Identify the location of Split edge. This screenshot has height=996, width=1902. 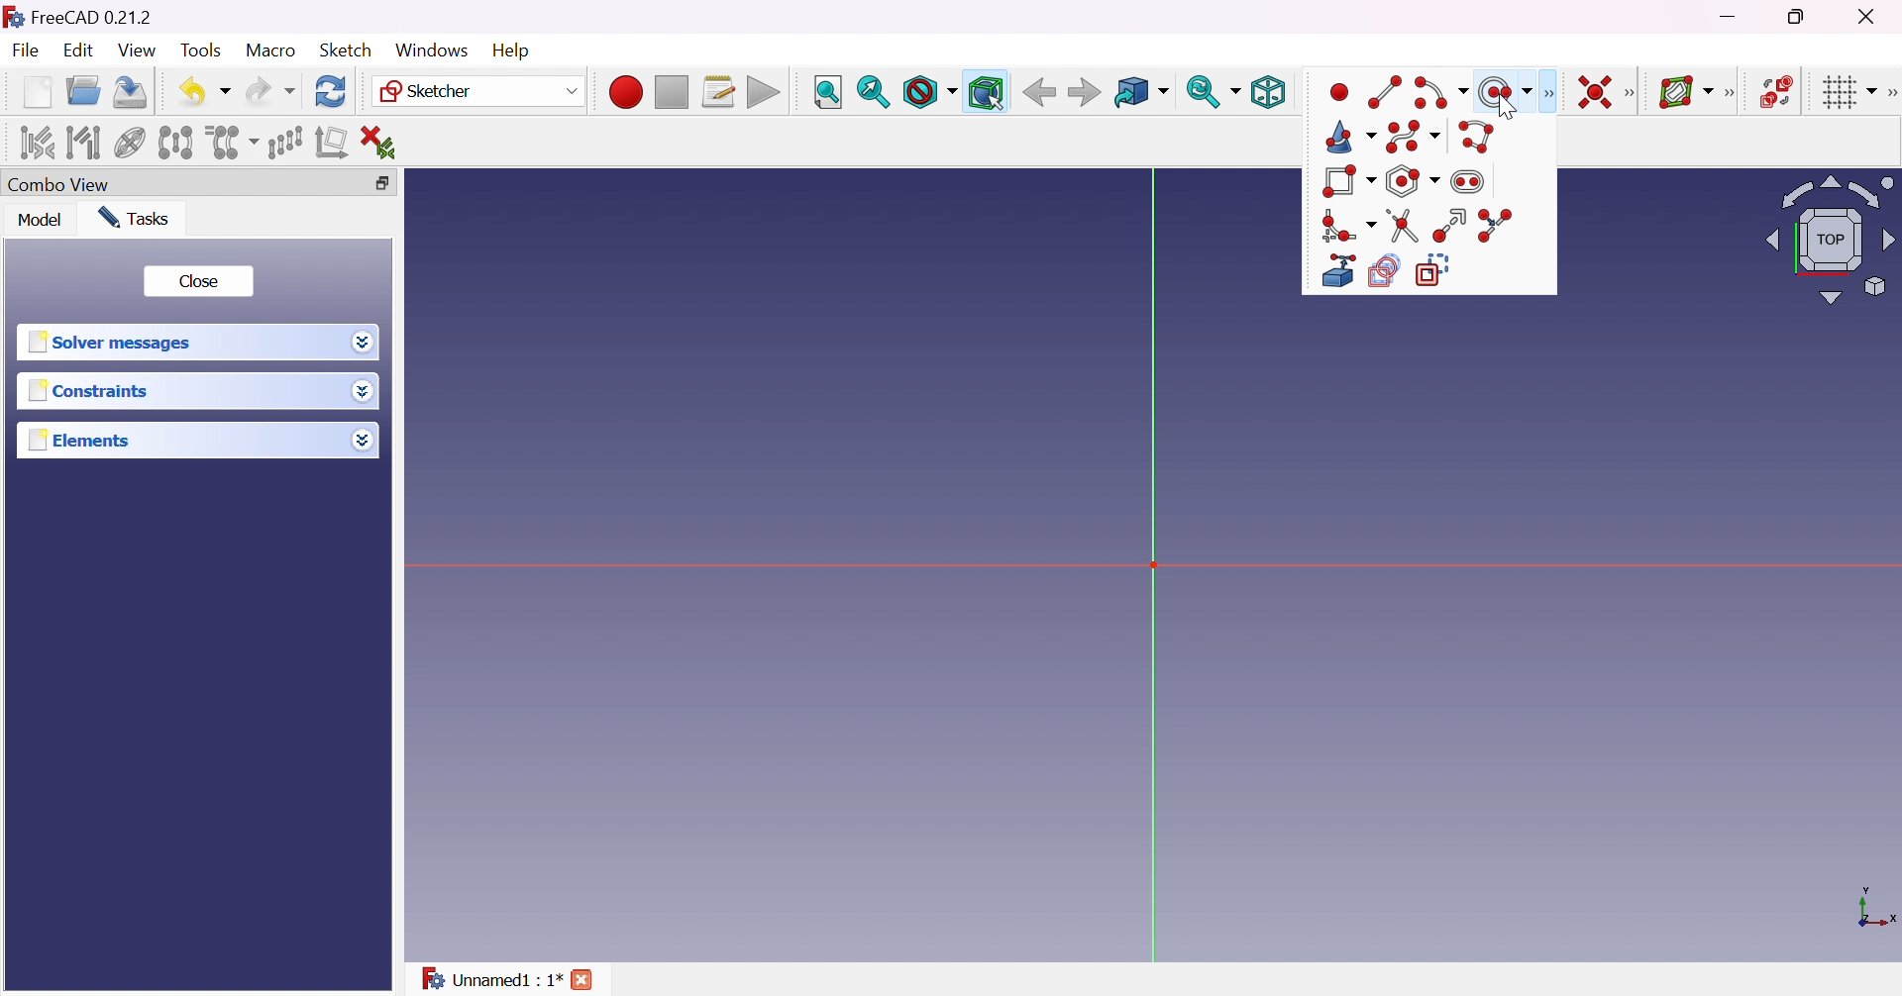
(1497, 227).